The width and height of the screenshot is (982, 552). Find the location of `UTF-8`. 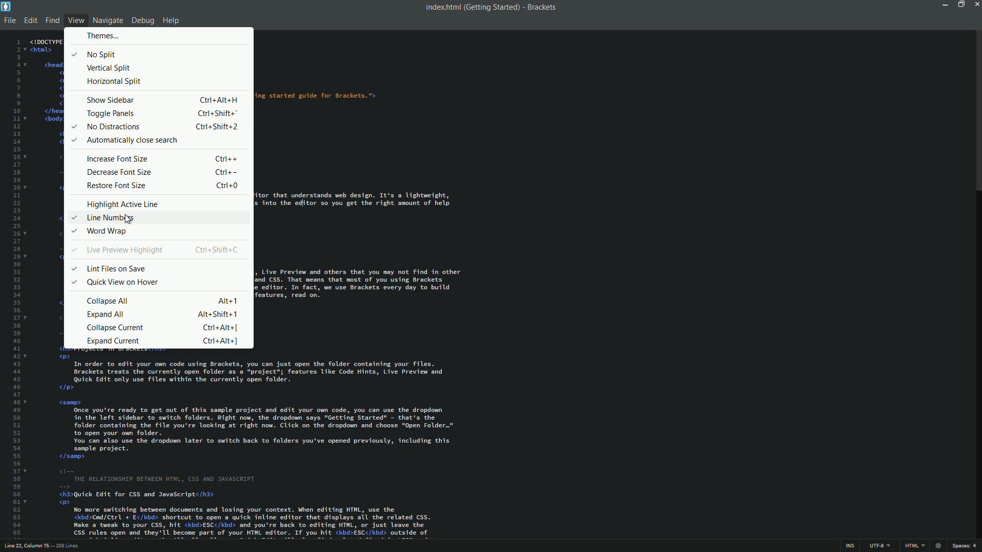

UTF-8 is located at coordinates (878, 546).